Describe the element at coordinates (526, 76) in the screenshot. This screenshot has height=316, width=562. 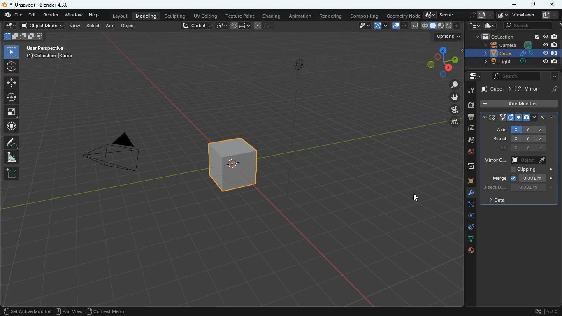
I see `search` at that location.